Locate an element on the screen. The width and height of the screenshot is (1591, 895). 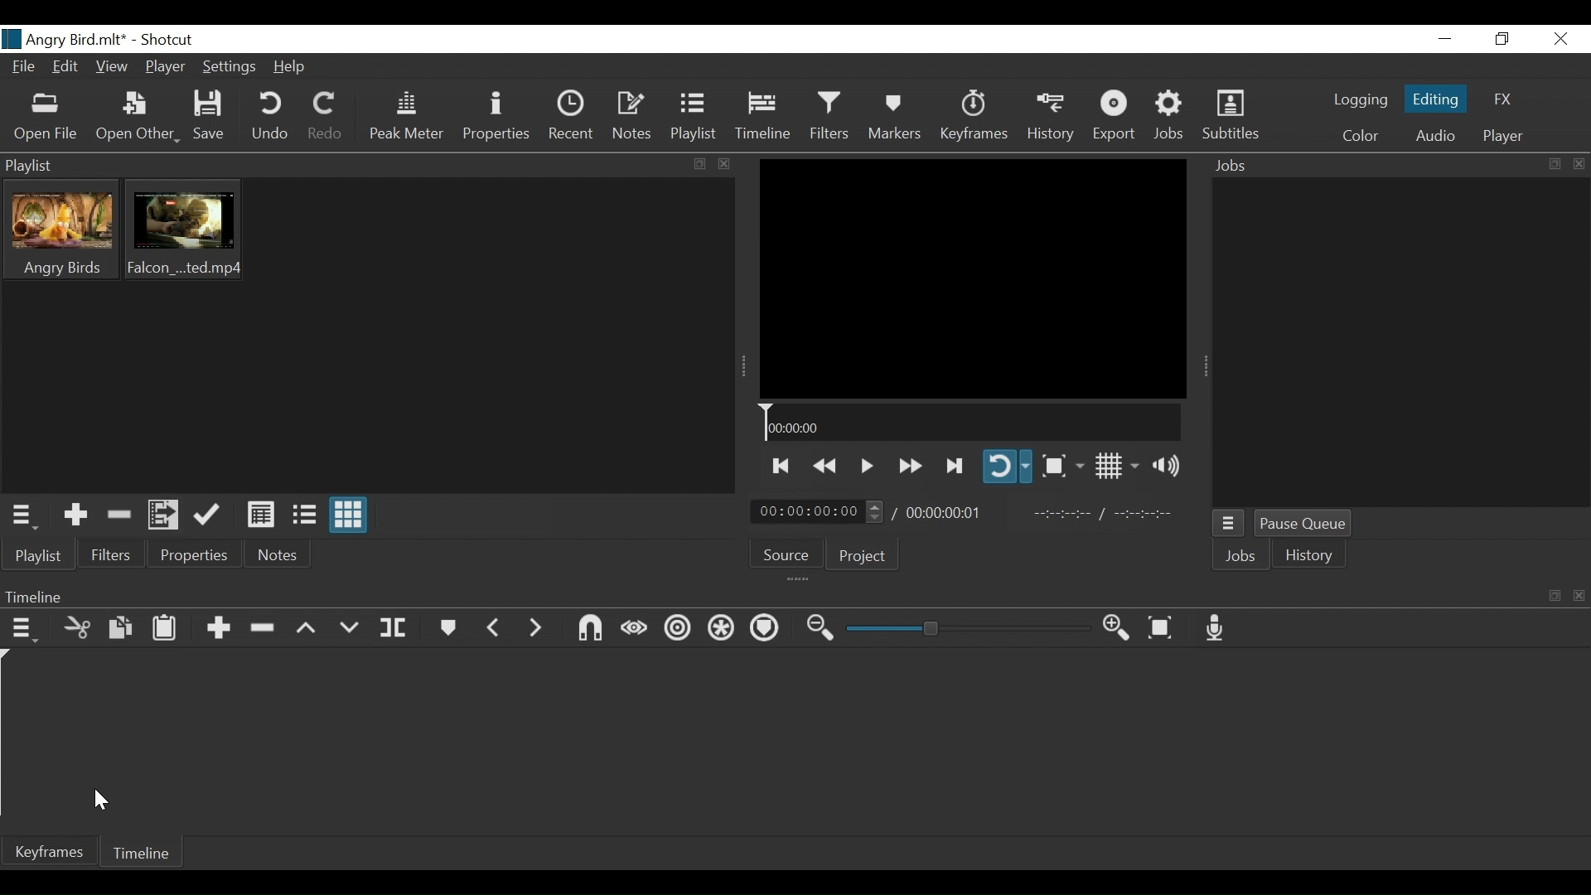
Edit is located at coordinates (67, 66).